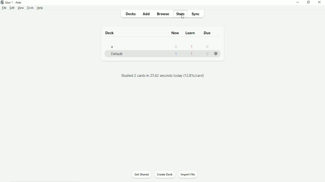 Image resolution: width=325 pixels, height=182 pixels. What do you see at coordinates (160, 76) in the screenshot?
I see `Studied 2 cards in 25.62 seconds today (12.81s/card)` at bounding box center [160, 76].